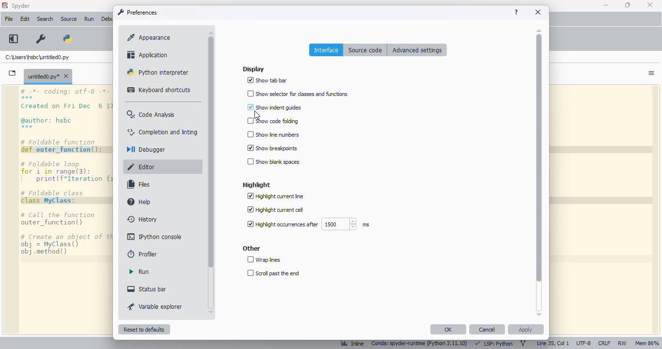 This screenshot has width=662, height=349. I want to click on highlight current cell, so click(275, 210).